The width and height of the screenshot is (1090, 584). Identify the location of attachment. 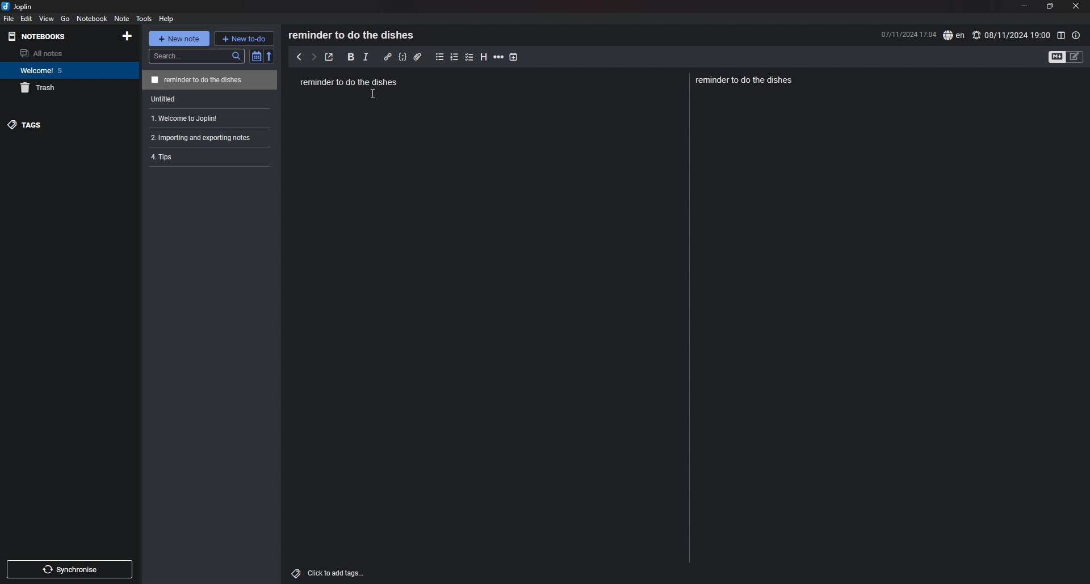
(418, 57).